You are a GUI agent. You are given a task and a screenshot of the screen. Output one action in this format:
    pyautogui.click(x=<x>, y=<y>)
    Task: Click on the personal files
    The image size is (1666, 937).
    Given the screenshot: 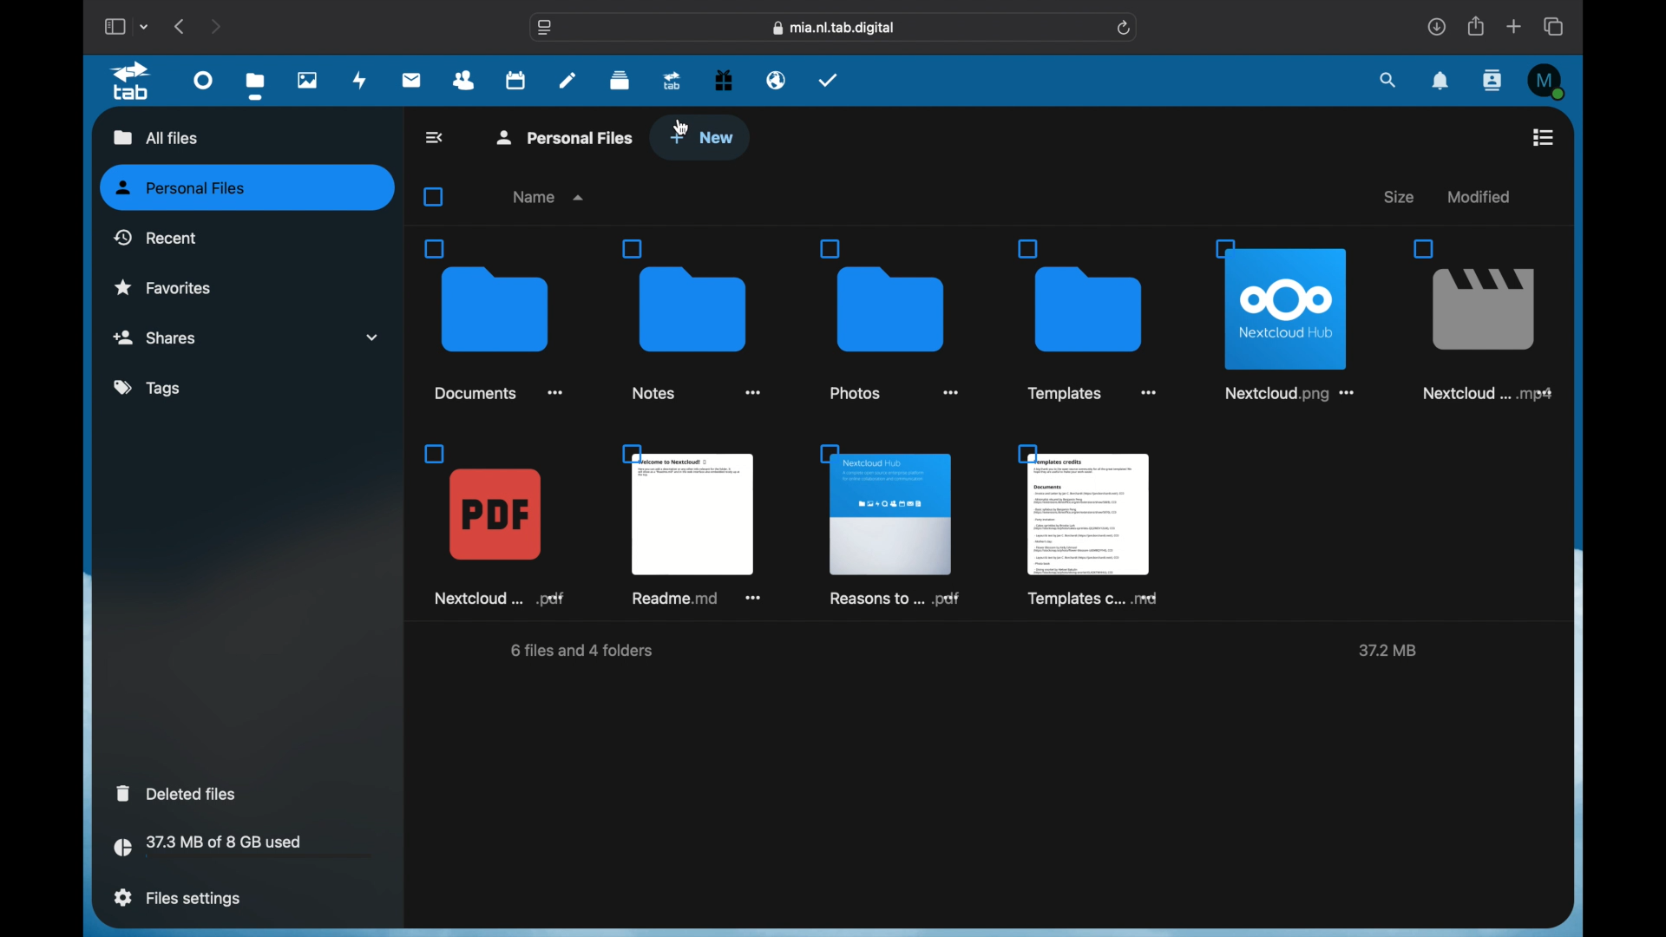 What is the action you would take?
    pyautogui.click(x=249, y=188)
    